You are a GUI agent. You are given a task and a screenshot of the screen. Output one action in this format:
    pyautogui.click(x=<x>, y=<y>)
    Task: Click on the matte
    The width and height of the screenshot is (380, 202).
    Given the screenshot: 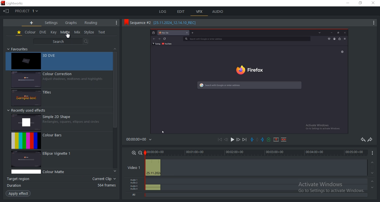 What is the action you would take?
    pyautogui.click(x=65, y=32)
    